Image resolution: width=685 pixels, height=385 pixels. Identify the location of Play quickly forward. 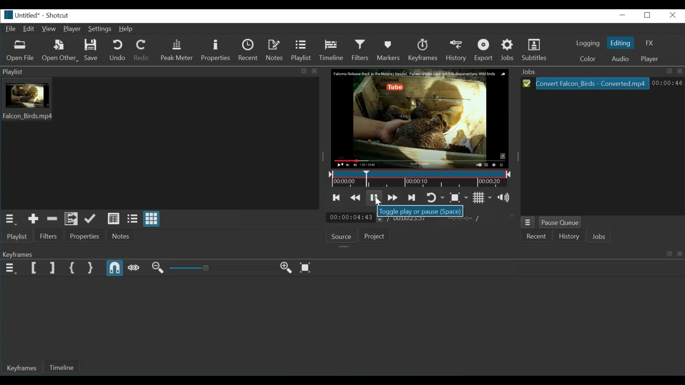
(392, 197).